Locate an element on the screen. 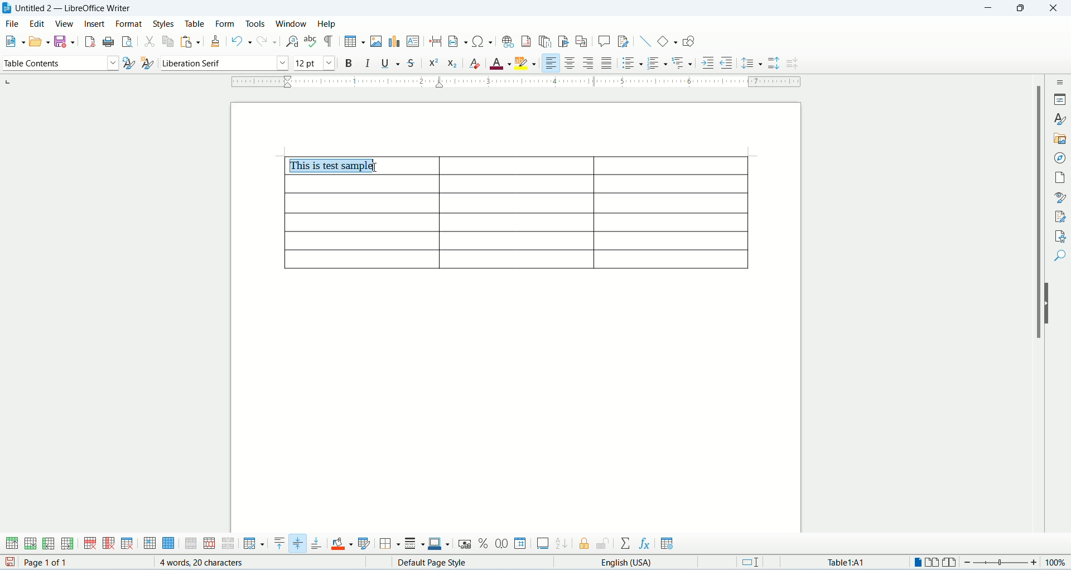 Image resolution: width=1071 pixels, height=570 pixels. decrease indent is located at coordinates (727, 63).